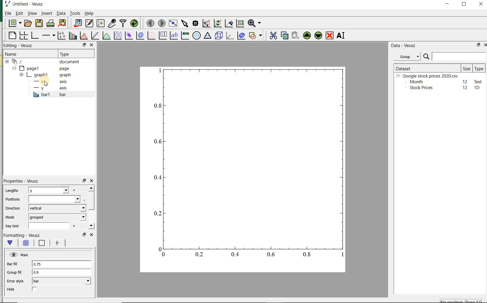 This screenshot has width=487, height=303. Describe the element at coordinates (219, 36) in the screenshot. I see `3d scene` at that location.